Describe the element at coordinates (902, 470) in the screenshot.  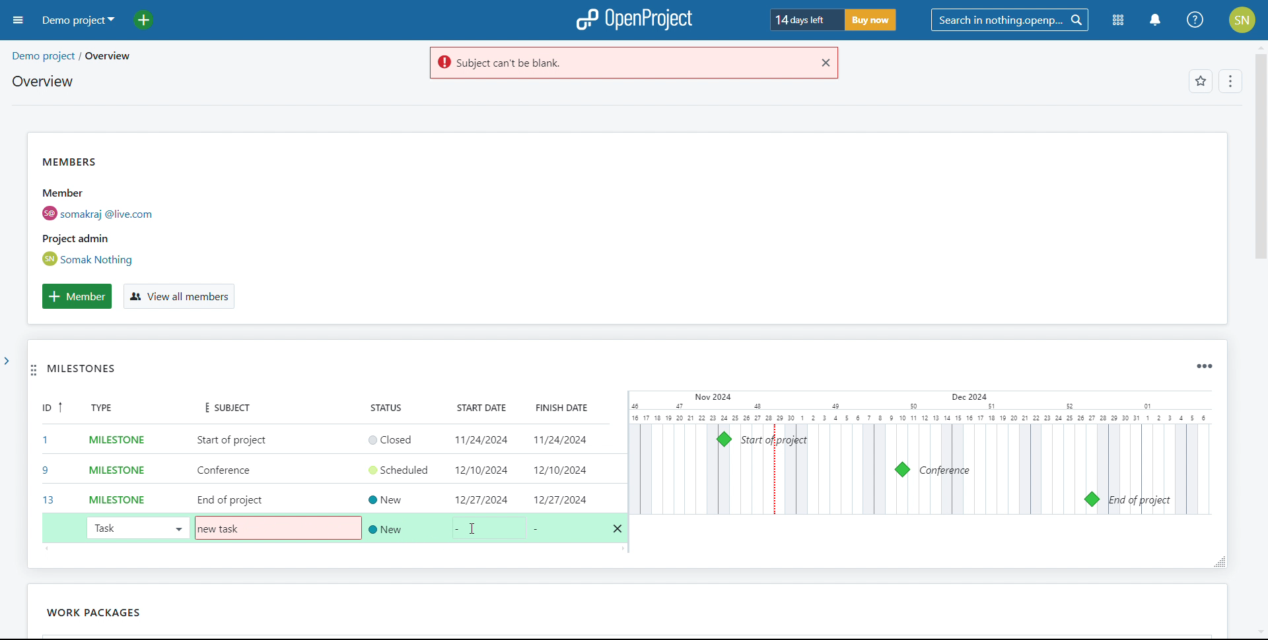
I see `milestone 9` at that location.